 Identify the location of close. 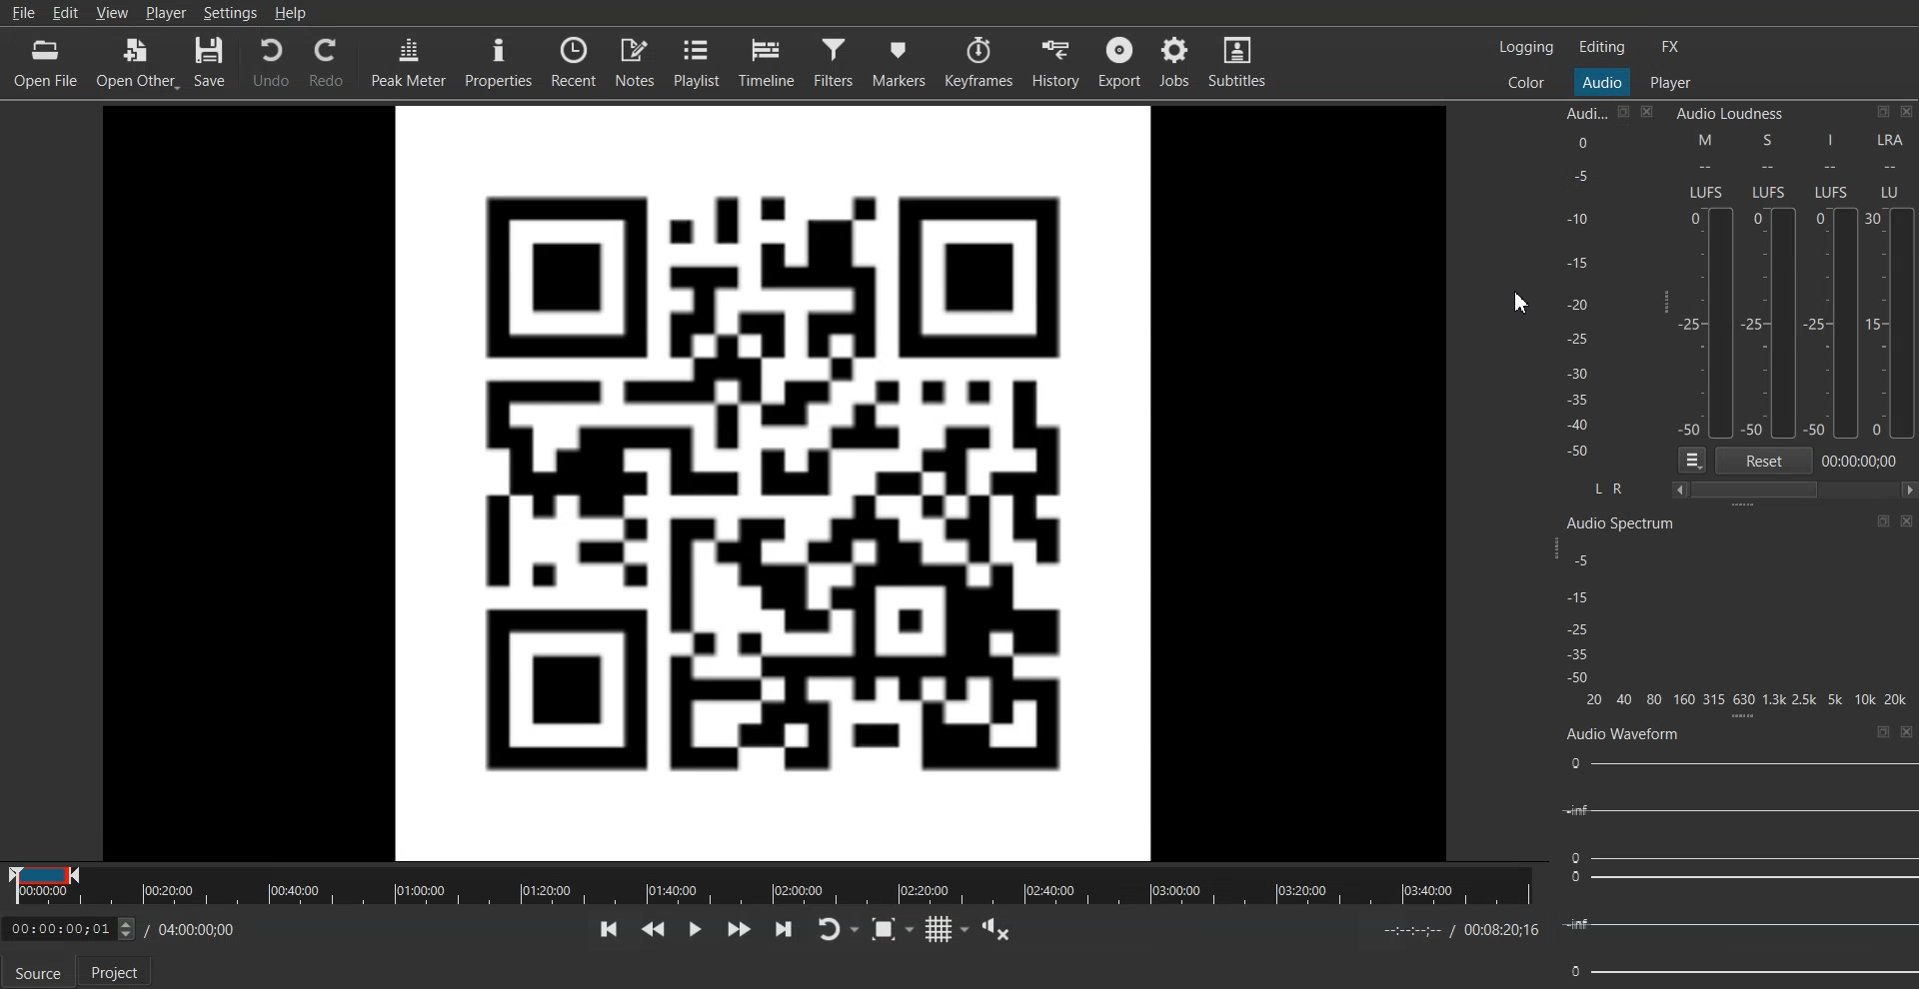
(1907, 523).